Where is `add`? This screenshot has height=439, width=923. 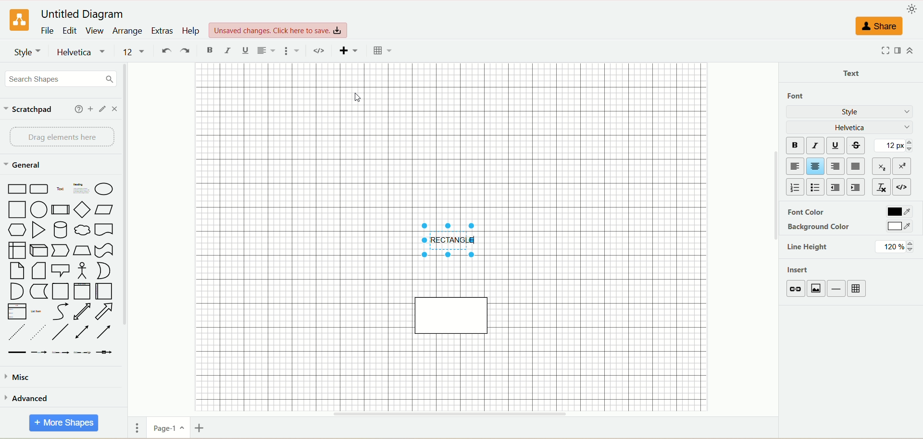
add is located at coordinates (89, 110).